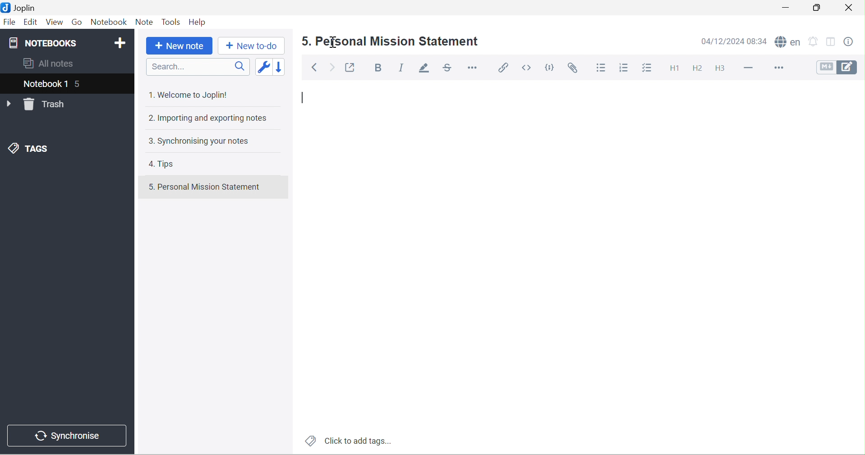 The image size is (865, 455). What do you see at coordinates (833, 42) in the screenshot?
I see `Toggle editor layouts` at bounding box center [833, 42].